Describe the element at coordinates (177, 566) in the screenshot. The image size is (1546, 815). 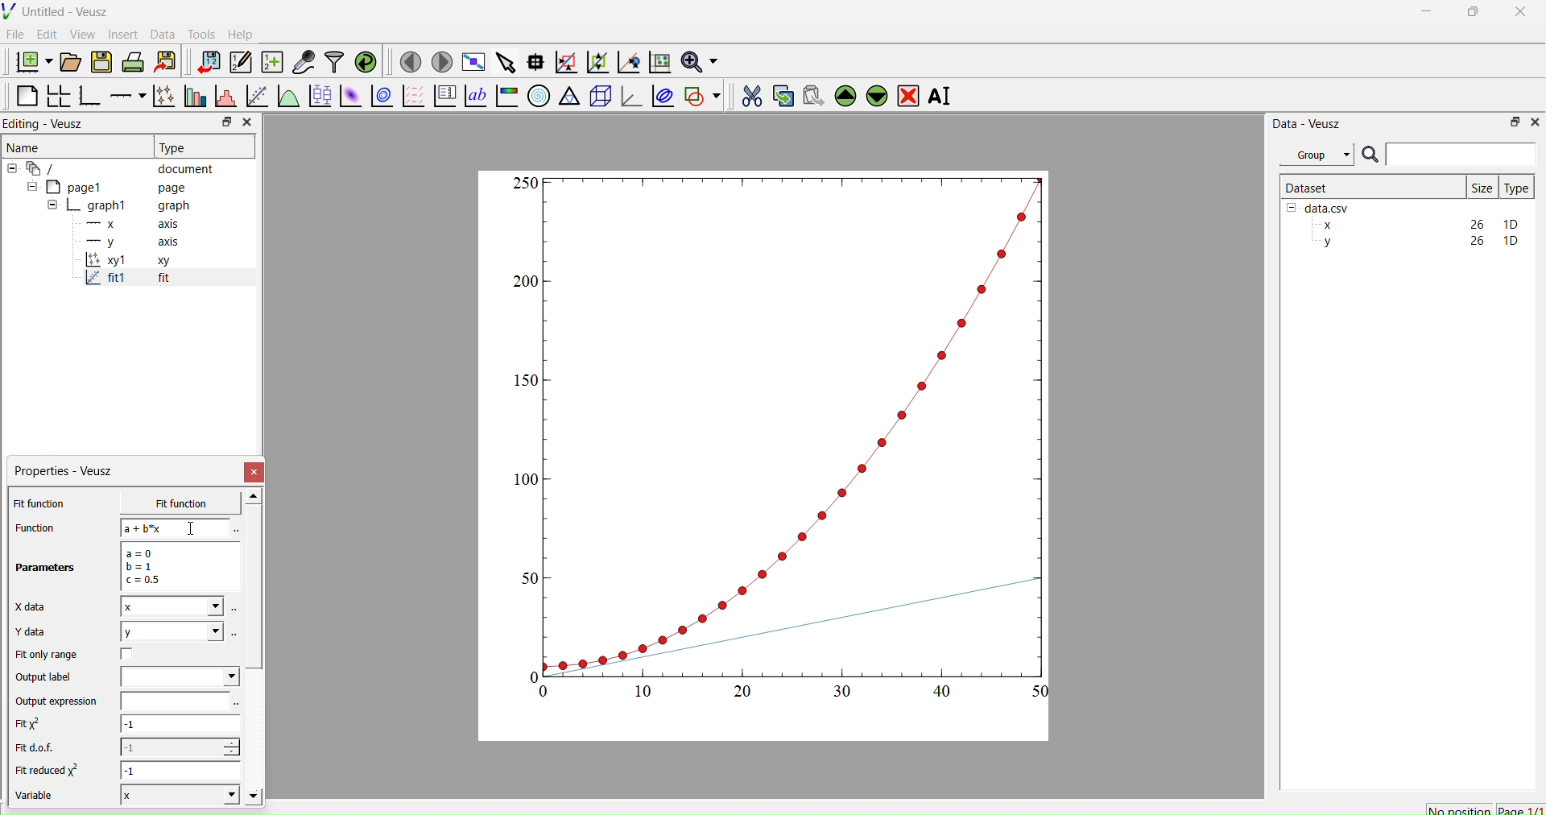
I see `a= 0 b=1 c = 0.5` at that location.